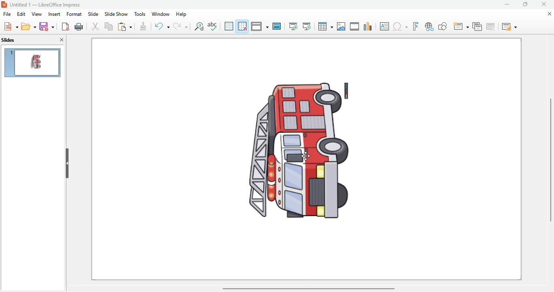  What do you see at coordinates (180, 26) in the screenshot?
I see `redo` at bounding box center [180, 26].